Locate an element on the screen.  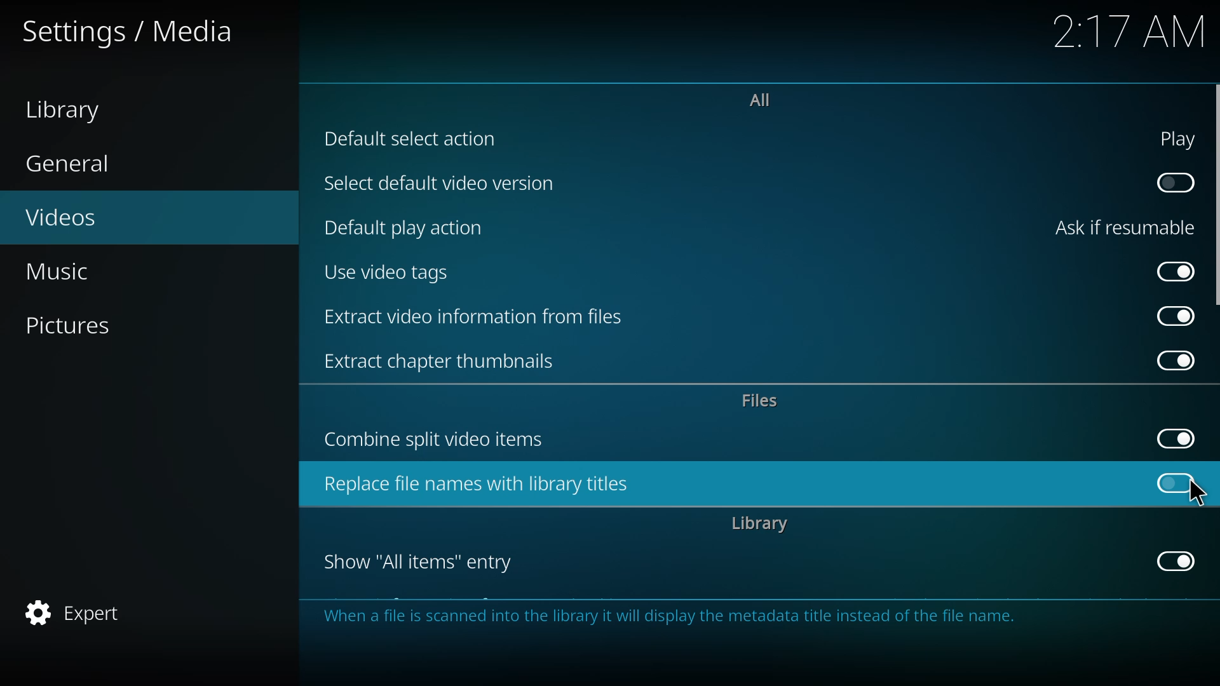
videos is located at coordinates (67, 219).